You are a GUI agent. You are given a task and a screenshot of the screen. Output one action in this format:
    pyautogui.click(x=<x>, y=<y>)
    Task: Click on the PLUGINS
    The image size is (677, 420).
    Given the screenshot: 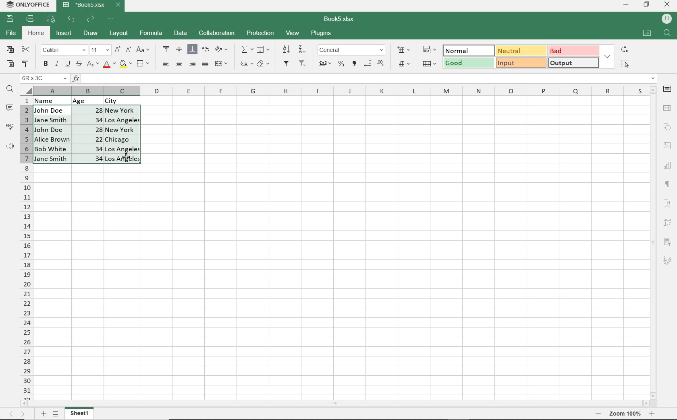 What is the action you would take?
    pyautogui.click(x=322, y=34)
    